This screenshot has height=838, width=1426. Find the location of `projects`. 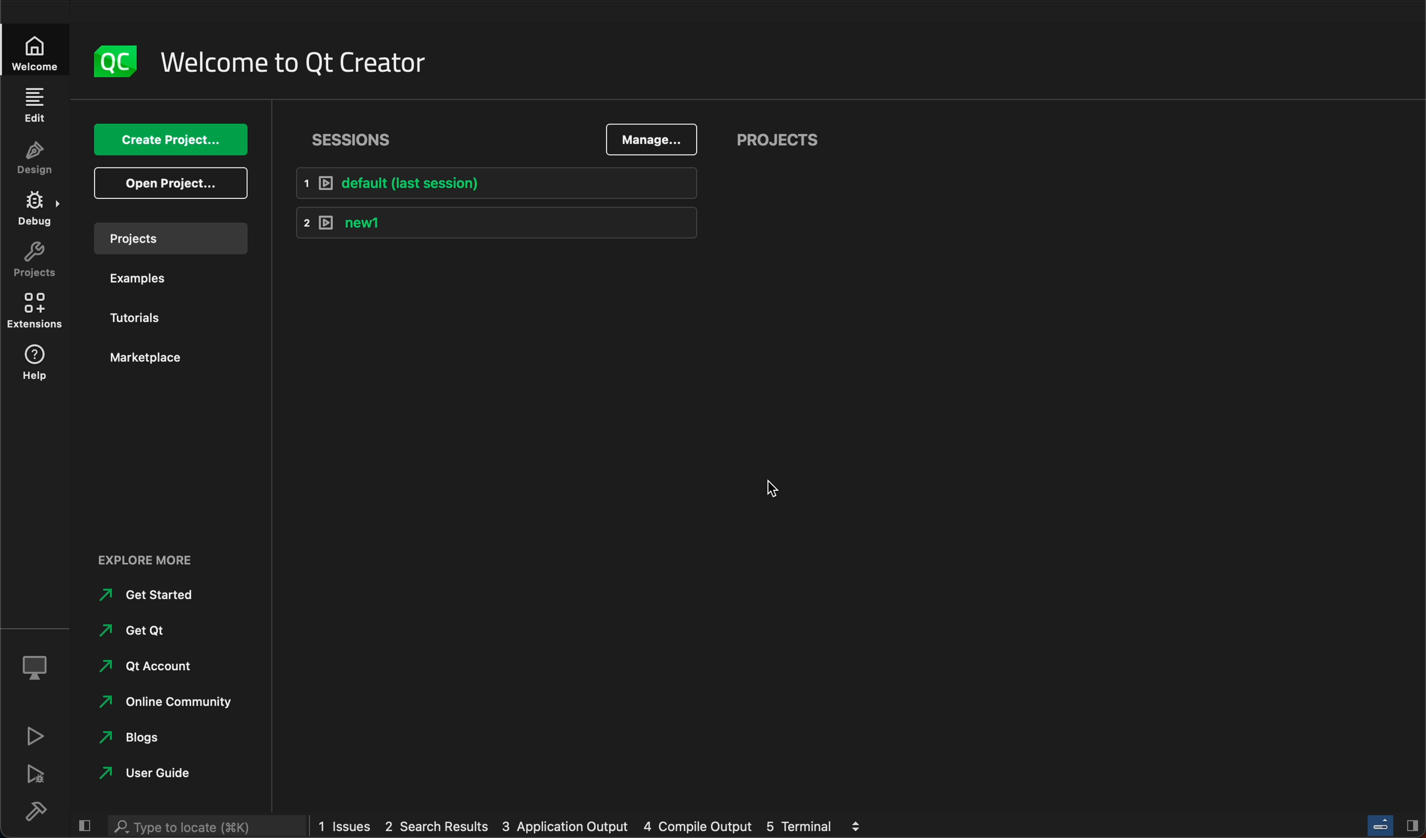

projects is located at coordinates (785, 134).